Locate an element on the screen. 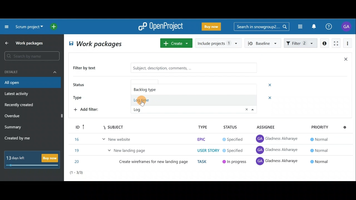  in progress is located at coordinates (235, 162).